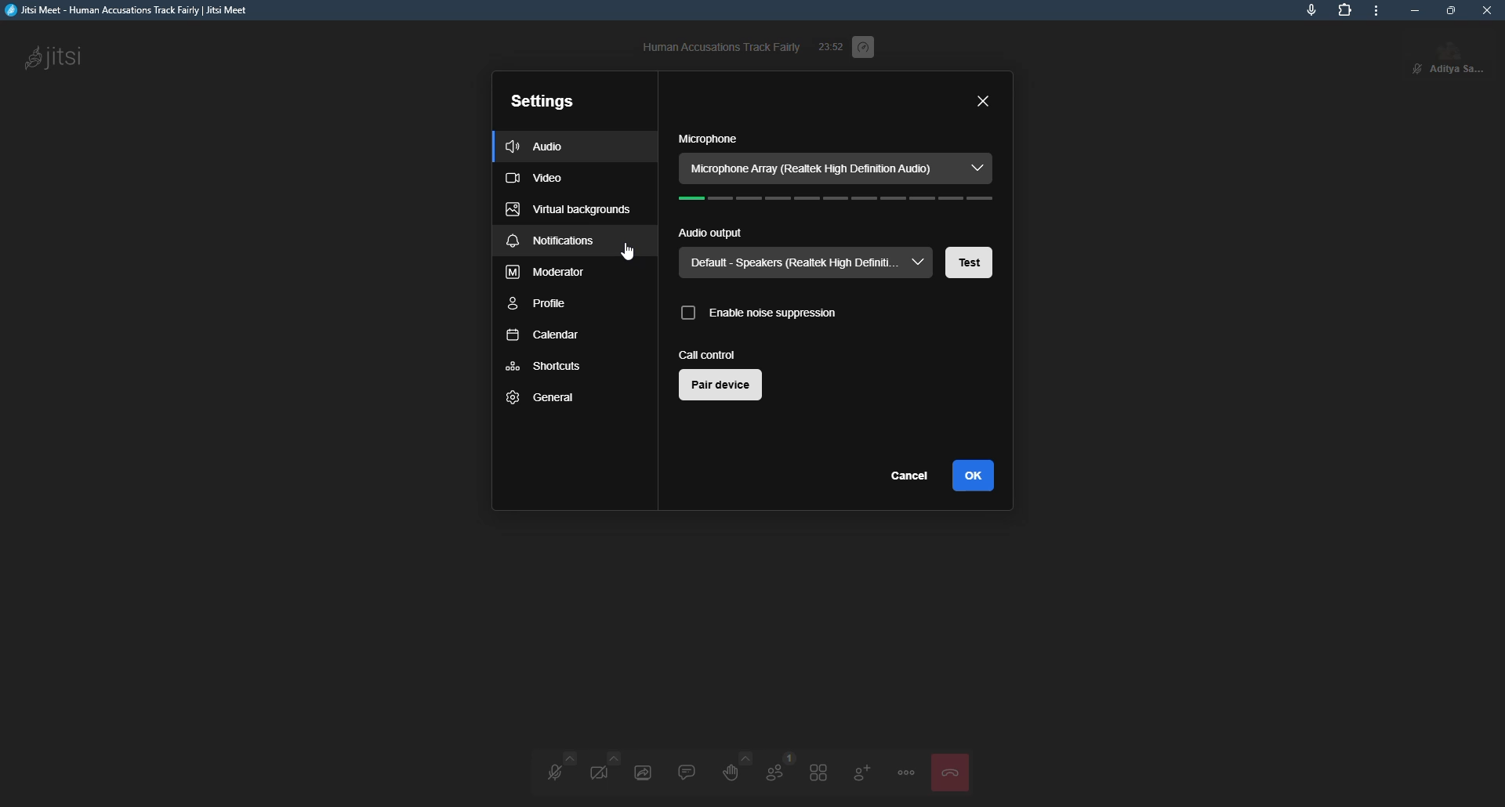  Describe the element at coordinates (1416, 69) in the screenshot. I see `unmute` at that location.